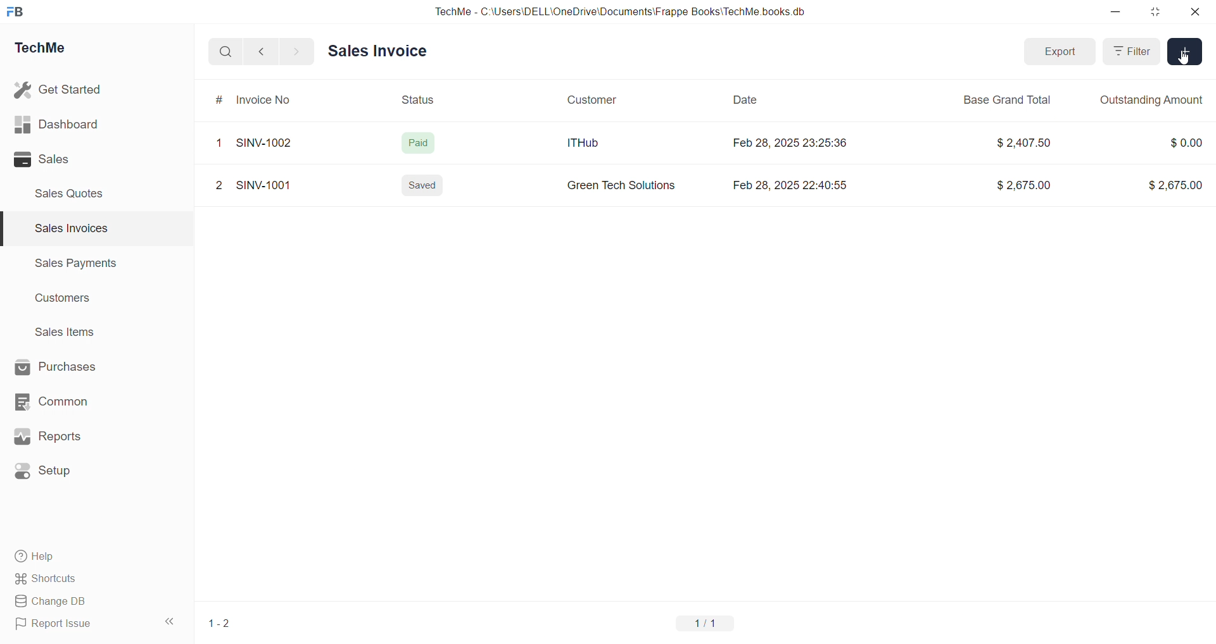 This screenshot has width=1216, height=644. Describe the element at coordinates (67, 366) in the screenshot. I see `Purchases` at that location.